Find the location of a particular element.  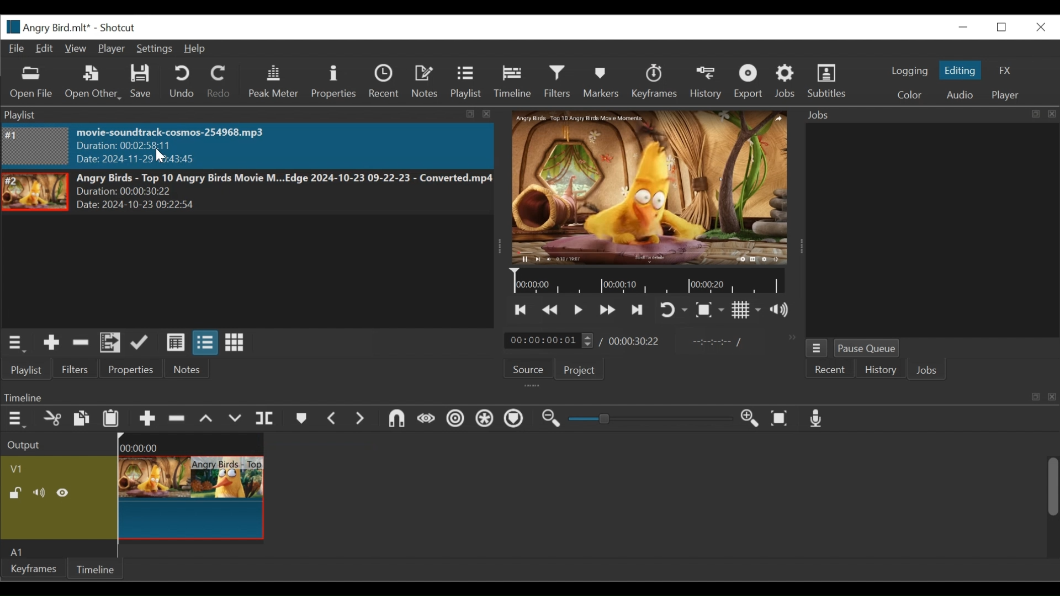

Project is located at coordinates (578, 370).